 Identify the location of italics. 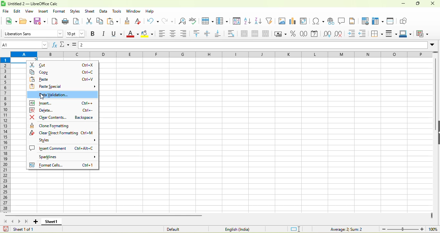
(105, 34).